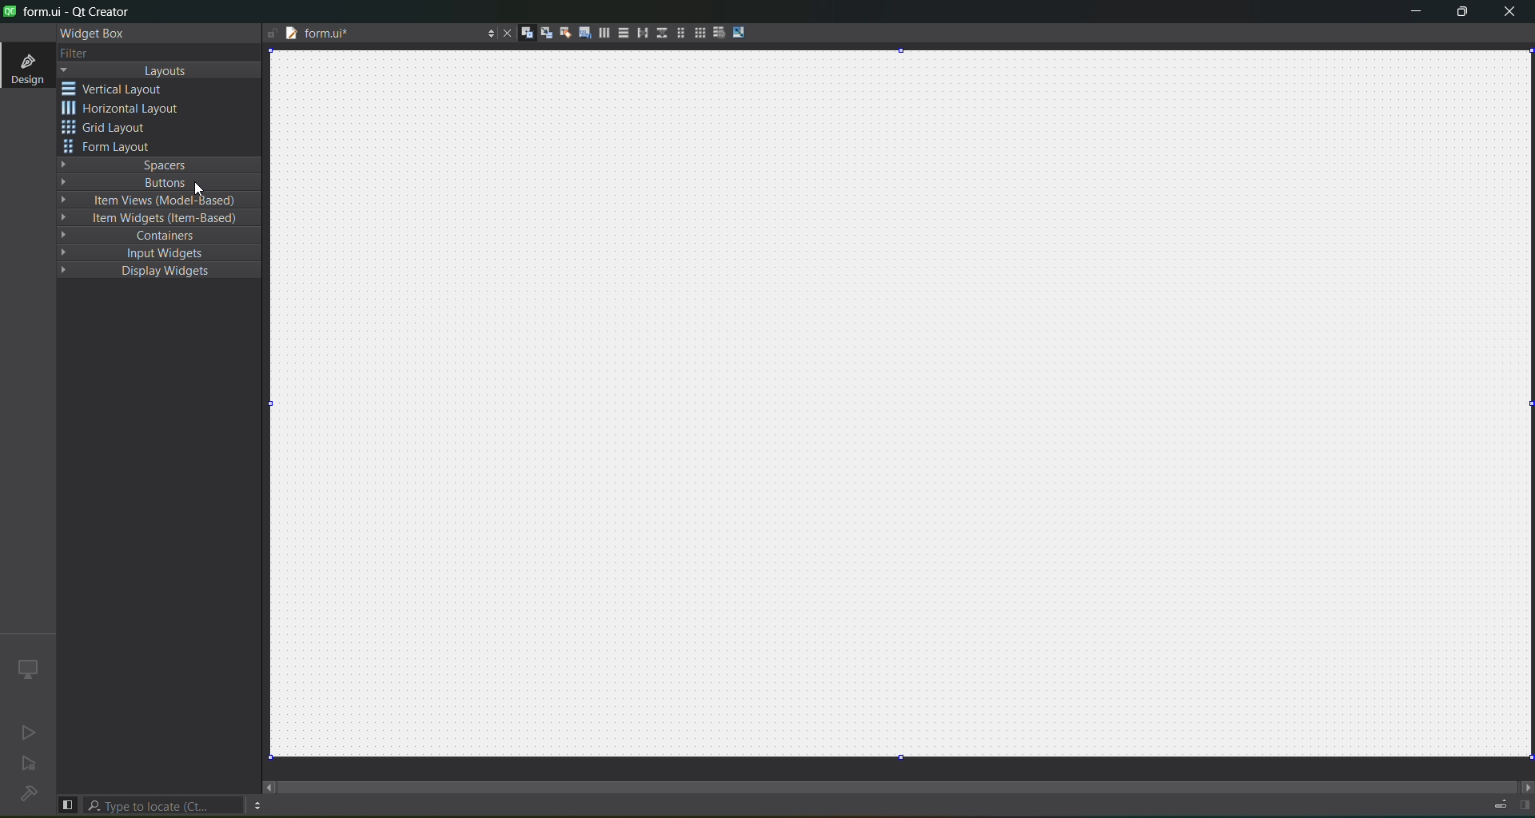  I want to click on grid layout, so click(110, 129).